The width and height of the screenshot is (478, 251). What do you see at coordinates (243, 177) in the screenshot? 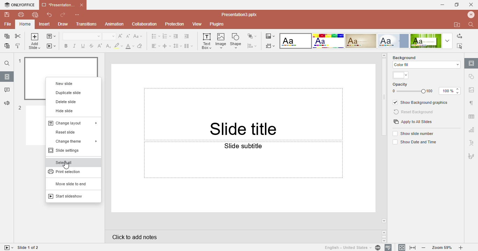
I see `Slide subtittle` at bounding box center [243, 177].